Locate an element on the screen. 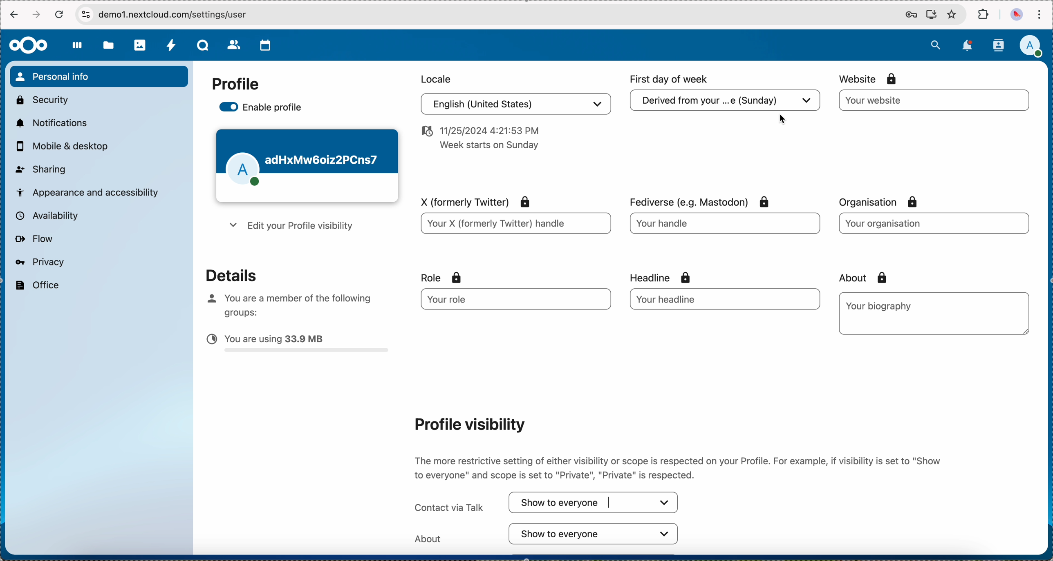  x is located at coordinates (472, 200).